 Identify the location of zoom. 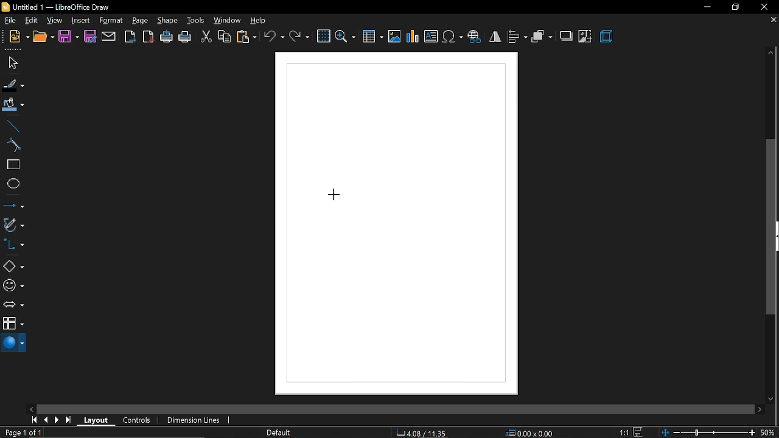
(345, 36).